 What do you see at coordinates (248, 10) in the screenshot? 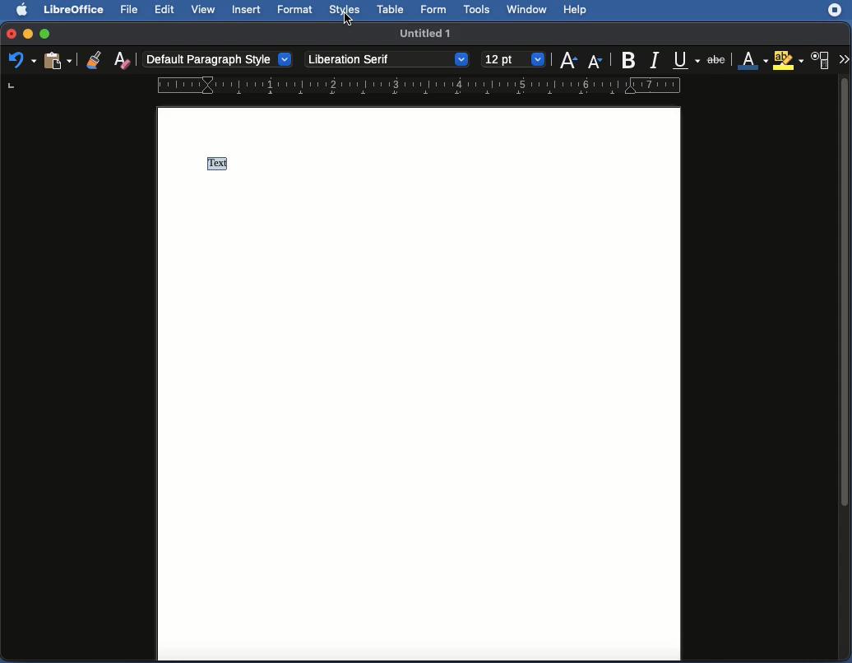
I see `Insert` at bounding box center [248, 10].